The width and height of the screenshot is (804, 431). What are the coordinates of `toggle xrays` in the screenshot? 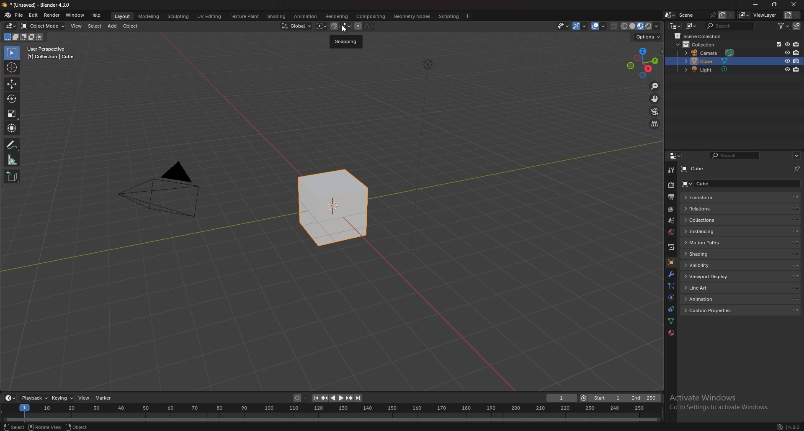 It's located at (614, 26).